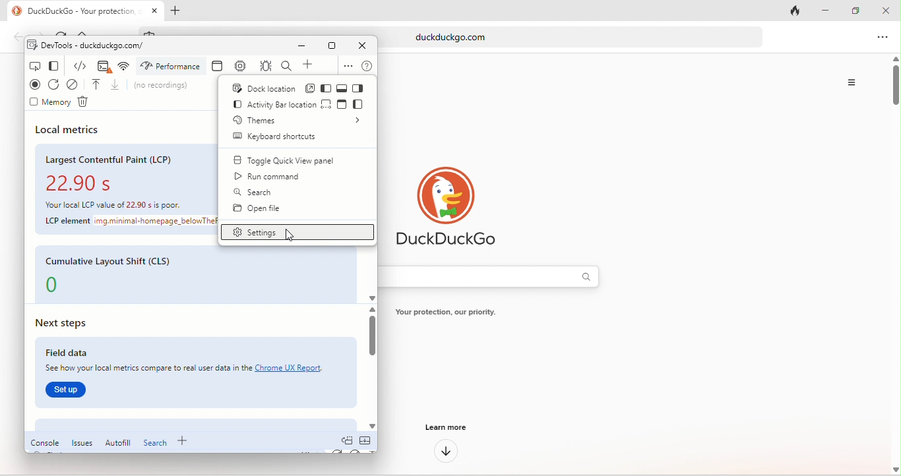 The height and width of the screenshot is (476, 901). I want to click on scroll down, so click(371, 298).